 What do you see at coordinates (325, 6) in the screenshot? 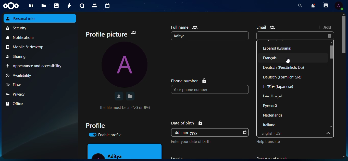
I see `contact` at bounding box center [325, 6].